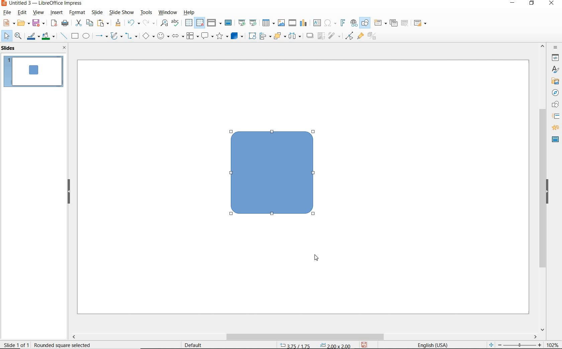 Image resolution: width=562 pixels, height=349 pixels. What do you see at coordinates (86, 36) in the screenshot?
I see `ellipse` at bounding box center [86, 36].